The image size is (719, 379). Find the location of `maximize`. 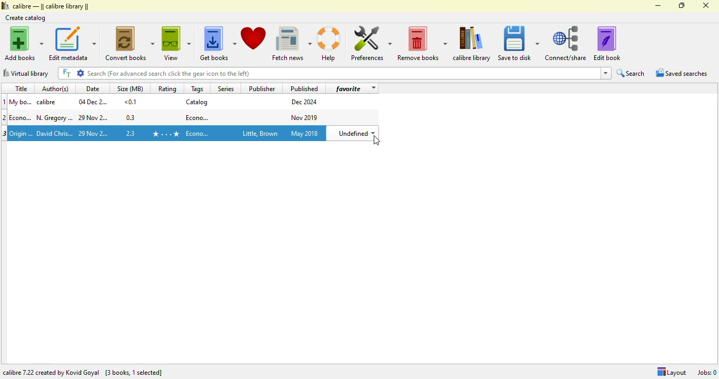

maximize is located at coordinates (682, 5).